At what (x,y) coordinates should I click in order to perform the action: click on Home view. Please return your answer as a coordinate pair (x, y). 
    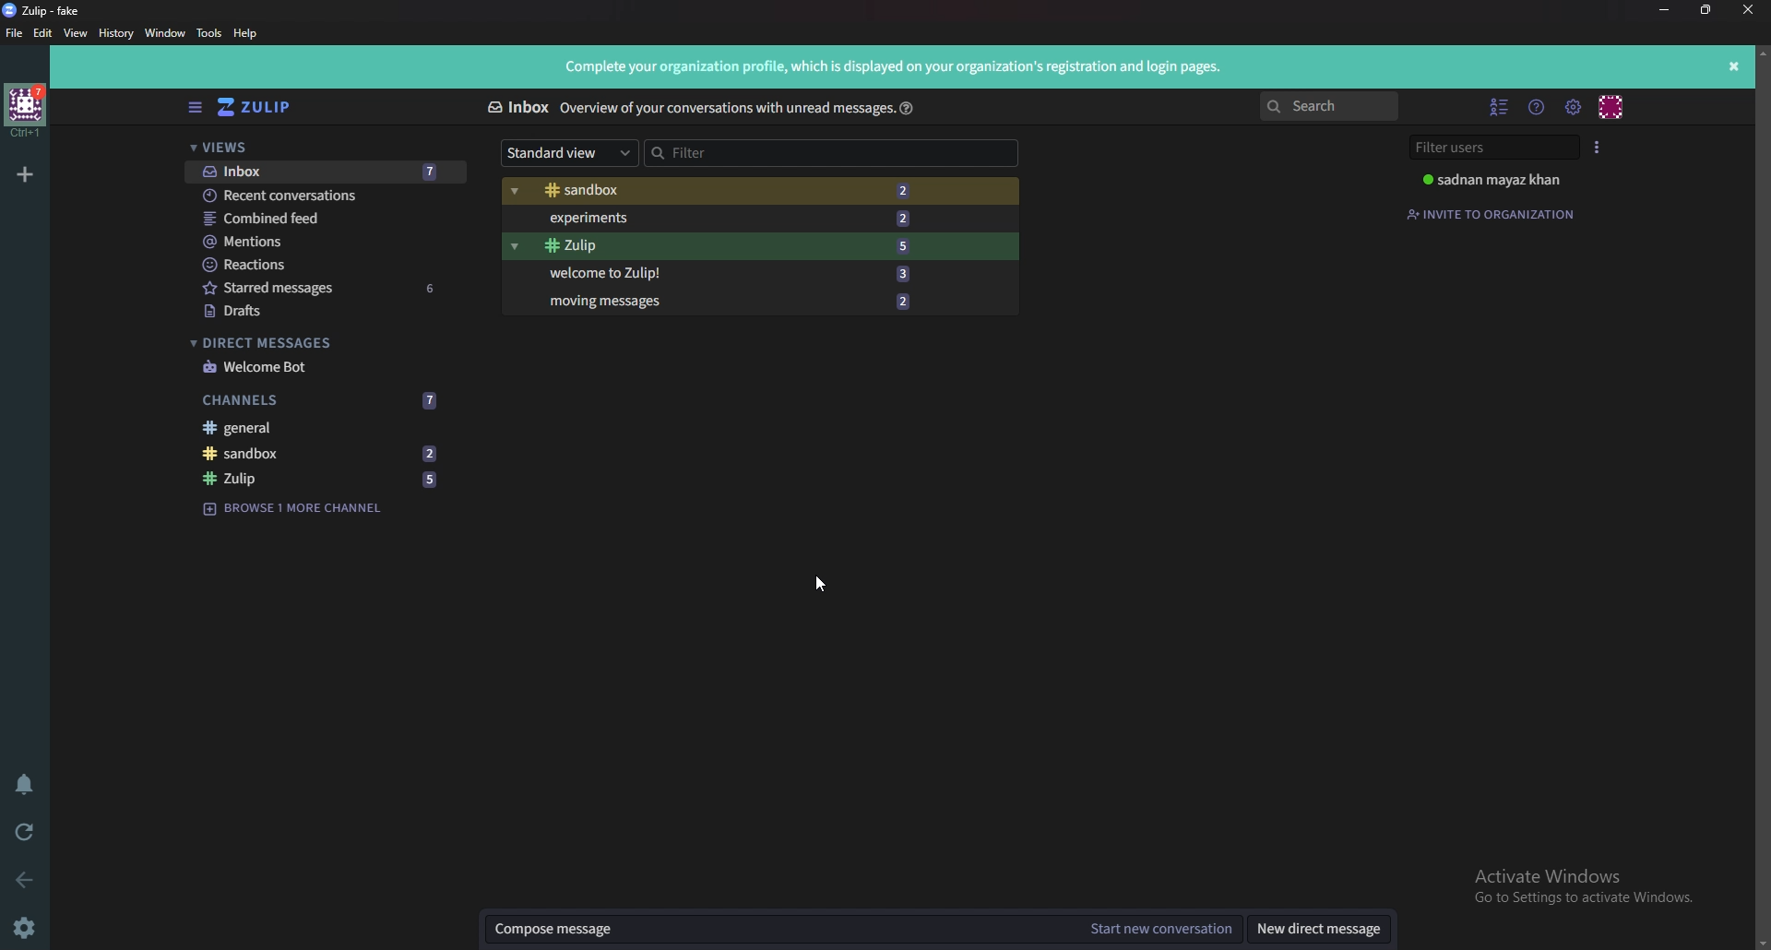
    Looking at the image, I should click on (269, 107).